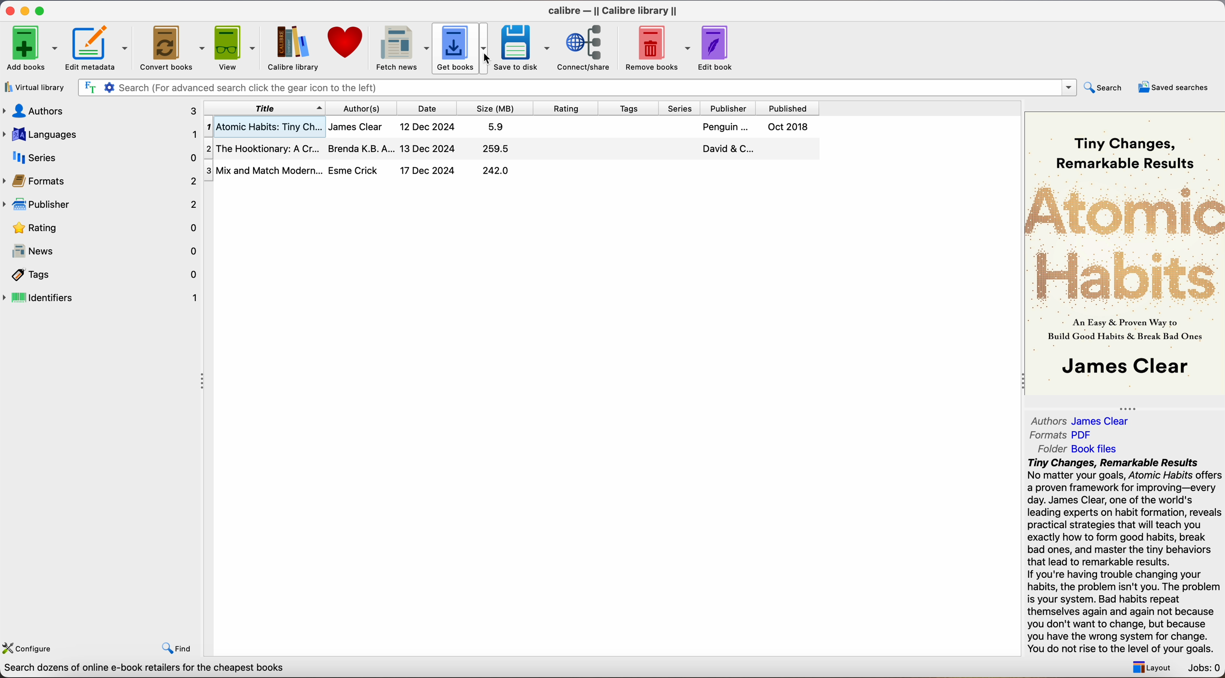 The width and height of the screenshot is (1225, 678). Describe the element at coordinates (103, 204) in the screenshot. I see `publisher` at that location.